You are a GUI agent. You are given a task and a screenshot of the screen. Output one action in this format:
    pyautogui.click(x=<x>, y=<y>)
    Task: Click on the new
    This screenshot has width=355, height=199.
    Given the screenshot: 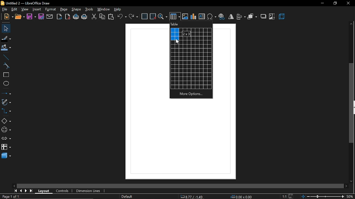 What is the action you would take?
    pyautogui.click(x=9, y=17)
    